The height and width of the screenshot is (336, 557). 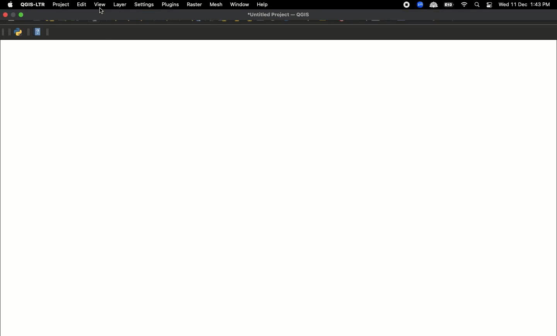 I want to click on Cursor, so click(x=101, y=12).